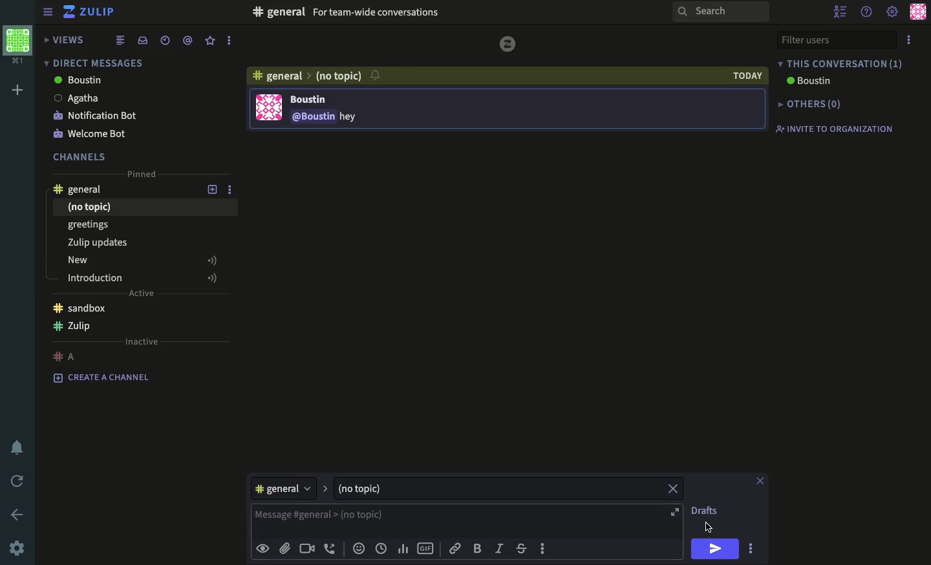 This screenshot has width=931, height=565. Describe the element at coordinates (89, 12) in the screenshot. I see `Zulip` at that location.